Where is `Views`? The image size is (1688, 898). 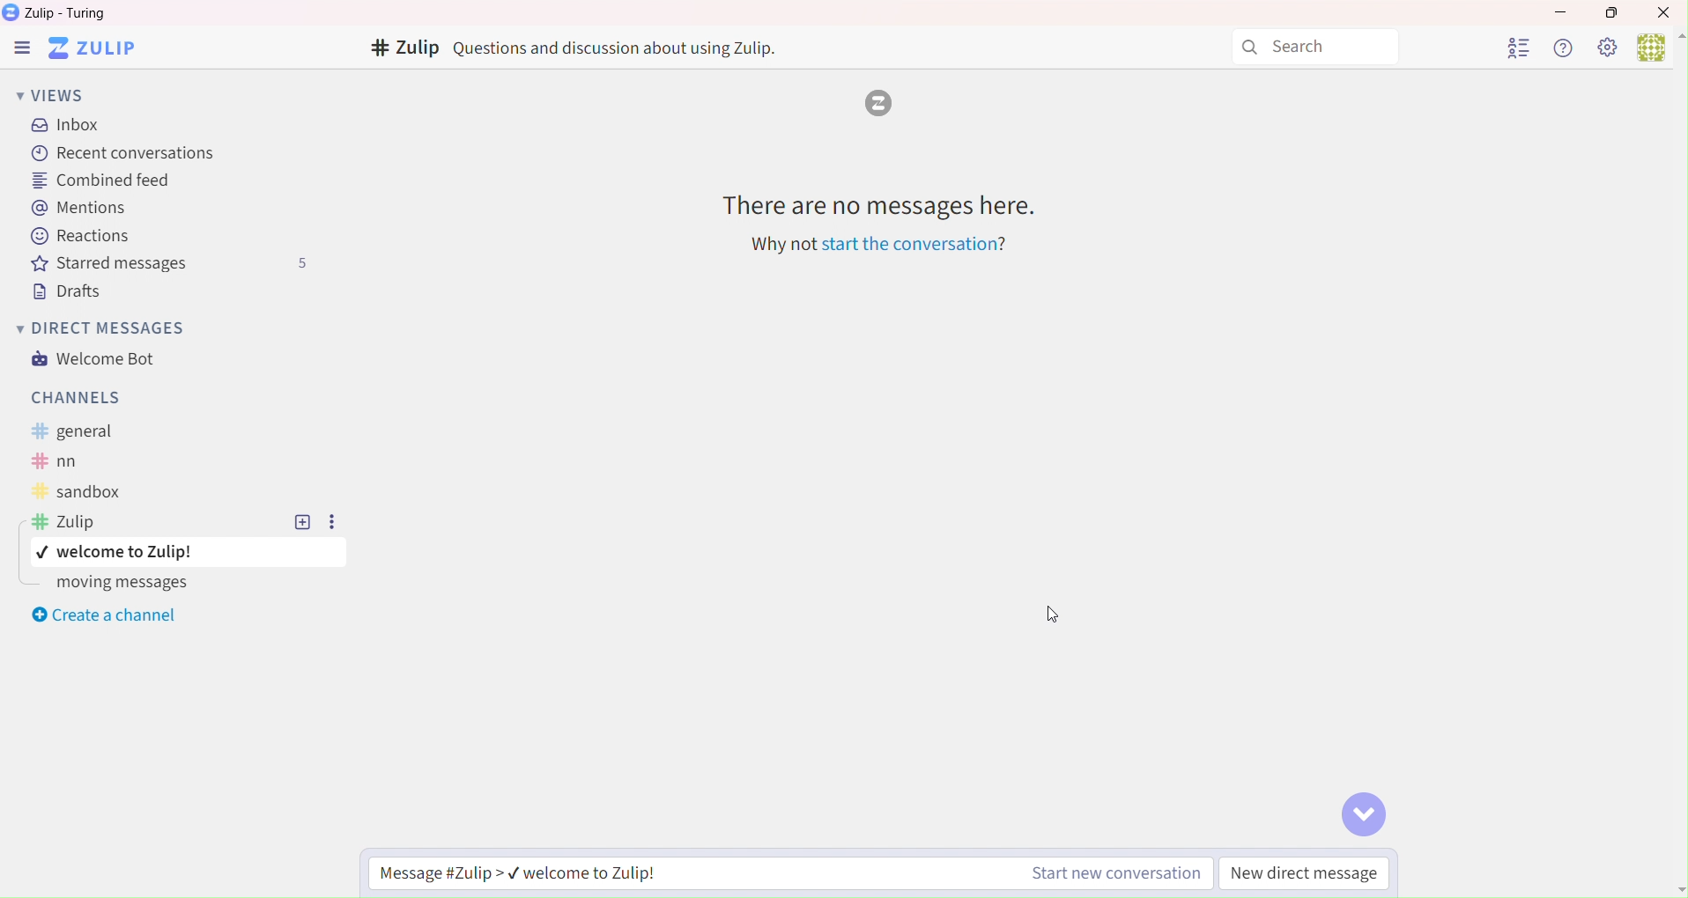 Views is located at coordinates (48, 95).